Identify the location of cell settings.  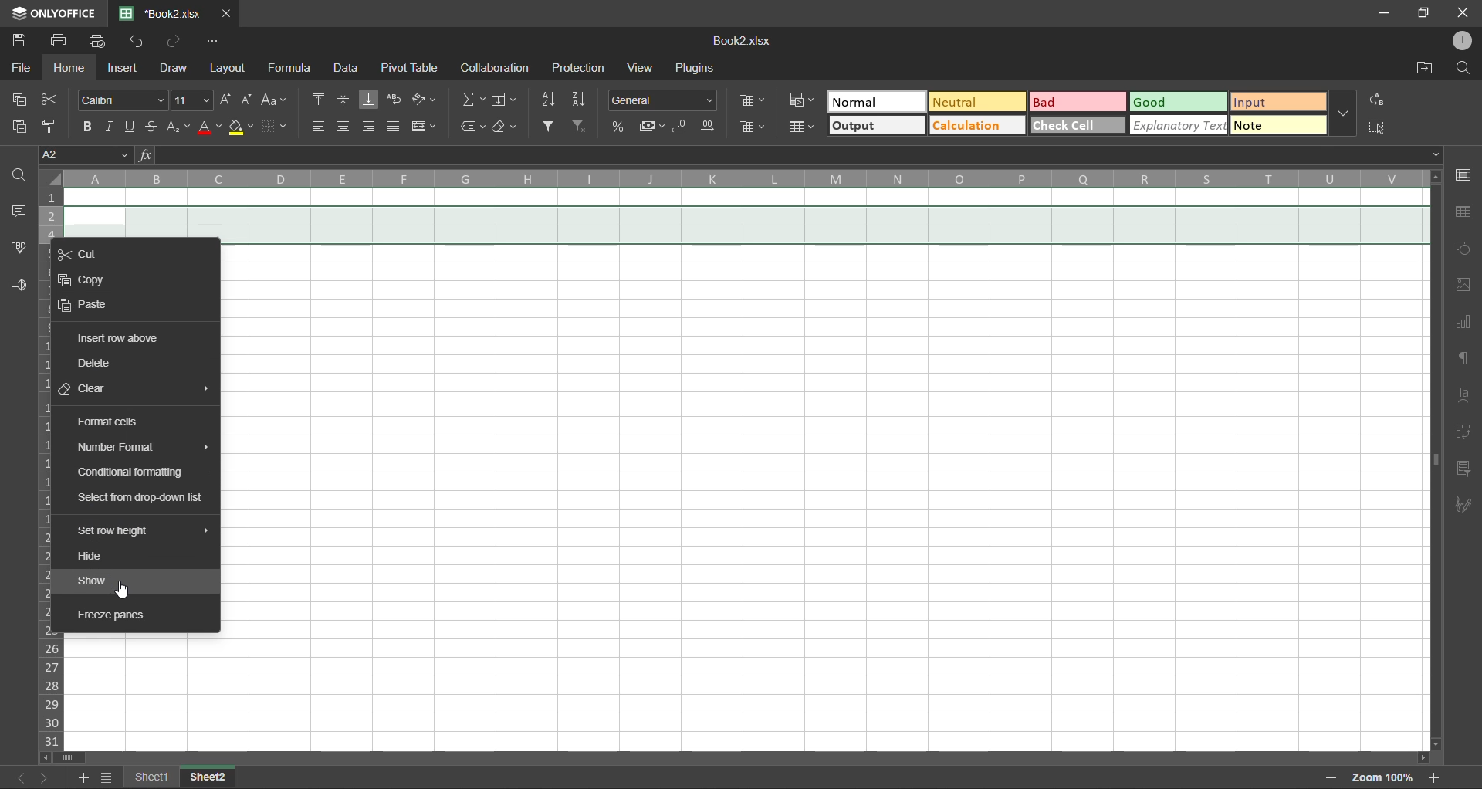
(1463, 176).